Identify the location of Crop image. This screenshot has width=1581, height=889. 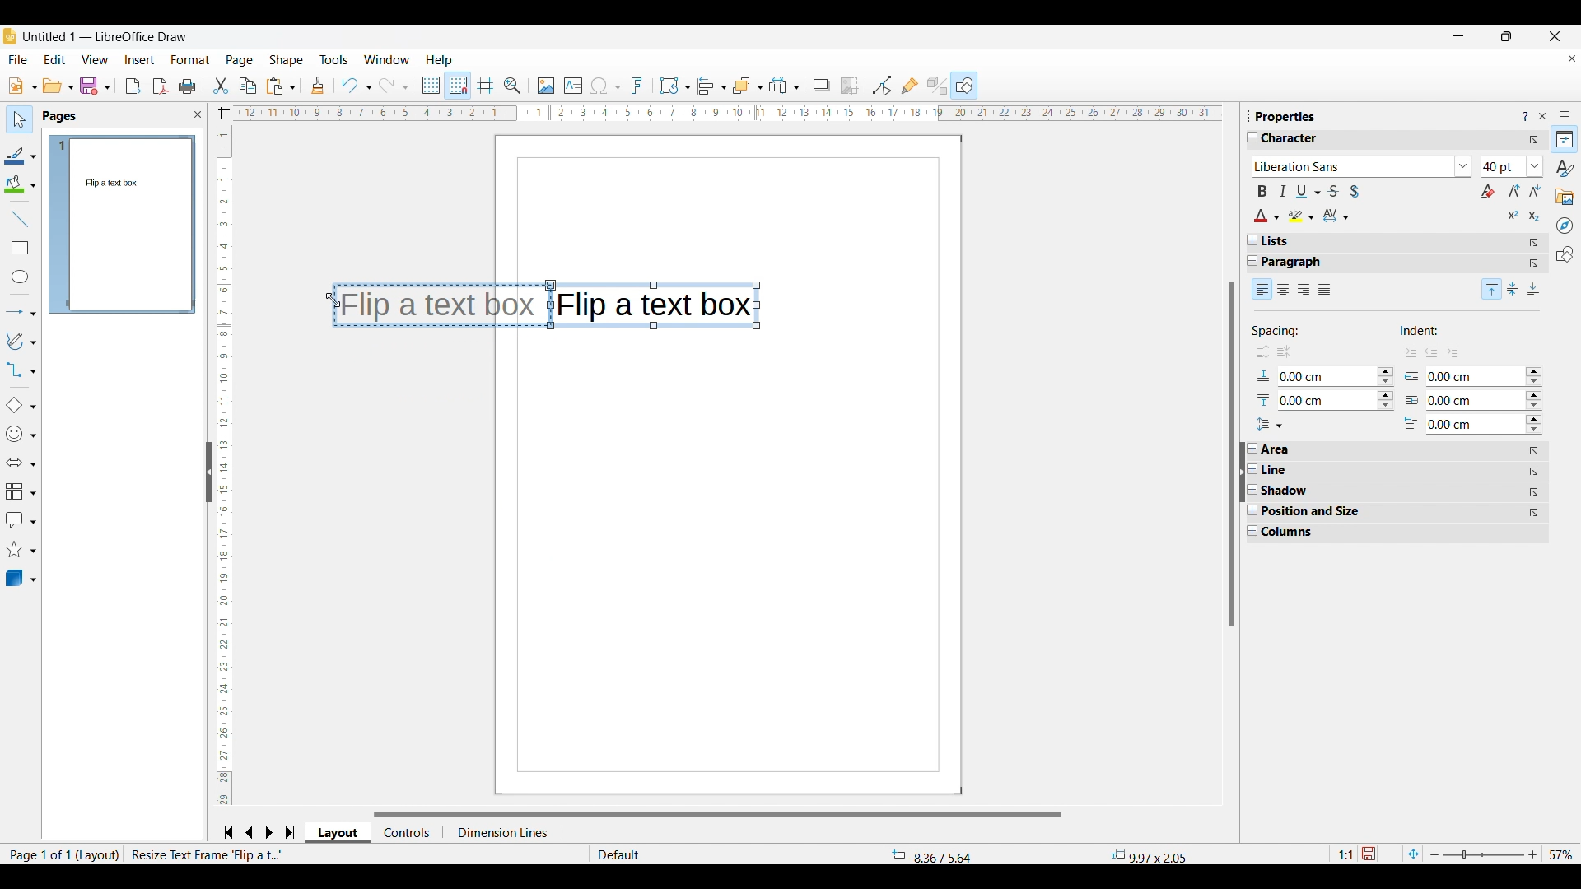
(850, 86).